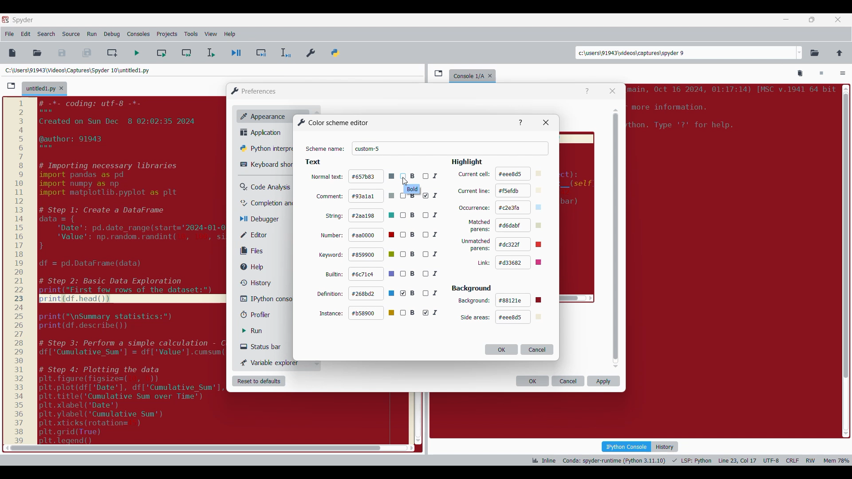 This screenshot has height=479, width=852. What do you see at coordinates (492, 74) in the screenshot?
I see `Close tab` at bounding box center [492, 74].